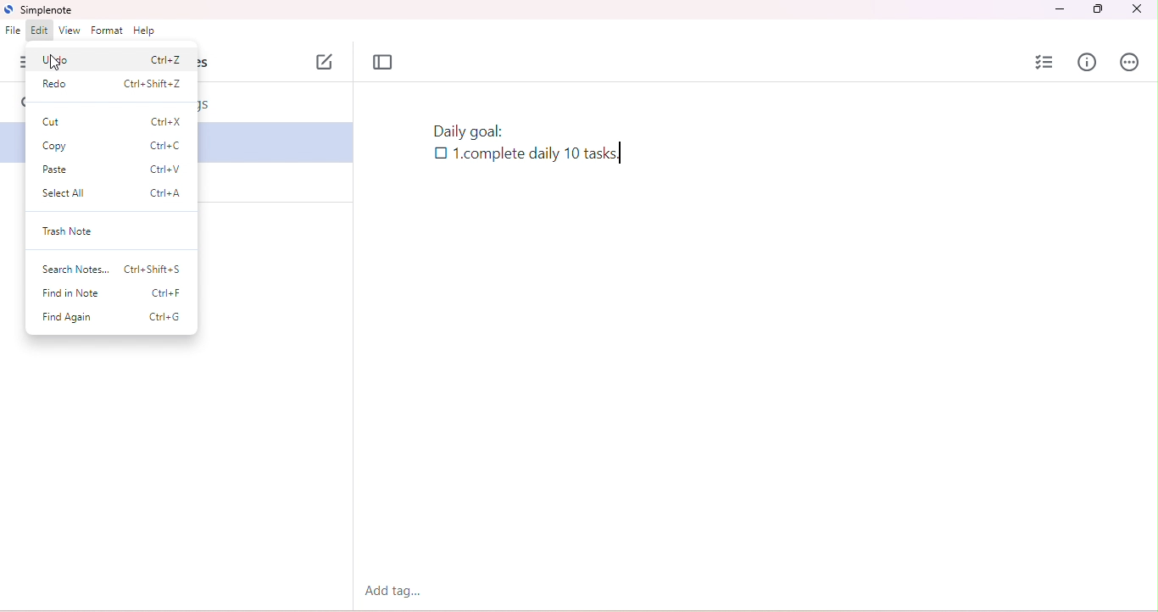 The height and width of the screenshot is (612, 1158). Describe the element at coordinates (70, 31) in the screenshot. I see `view` at that location.